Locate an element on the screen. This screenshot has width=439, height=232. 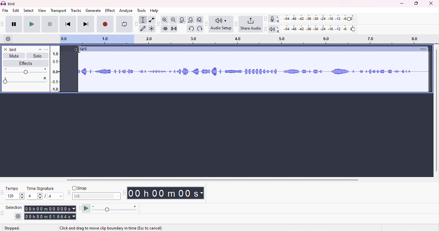
redo is located at coordinates (199, 29).